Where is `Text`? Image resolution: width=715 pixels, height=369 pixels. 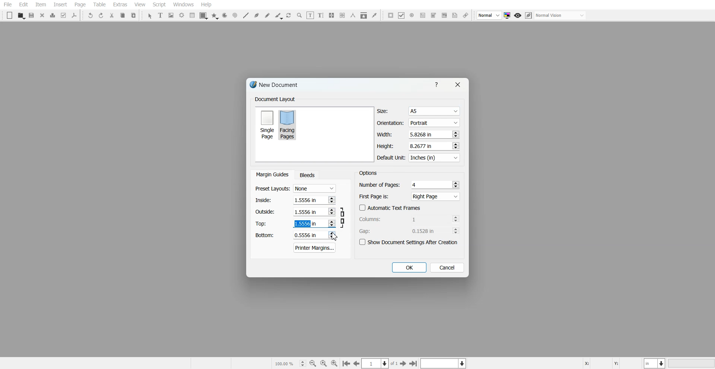
Text is located at coordinates (368, 173).